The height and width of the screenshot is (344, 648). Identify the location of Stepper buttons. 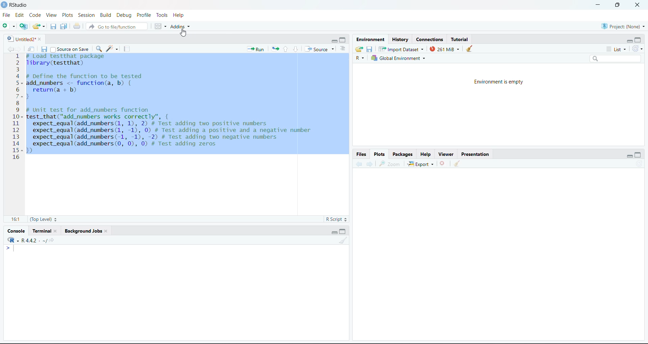
(57, 219).